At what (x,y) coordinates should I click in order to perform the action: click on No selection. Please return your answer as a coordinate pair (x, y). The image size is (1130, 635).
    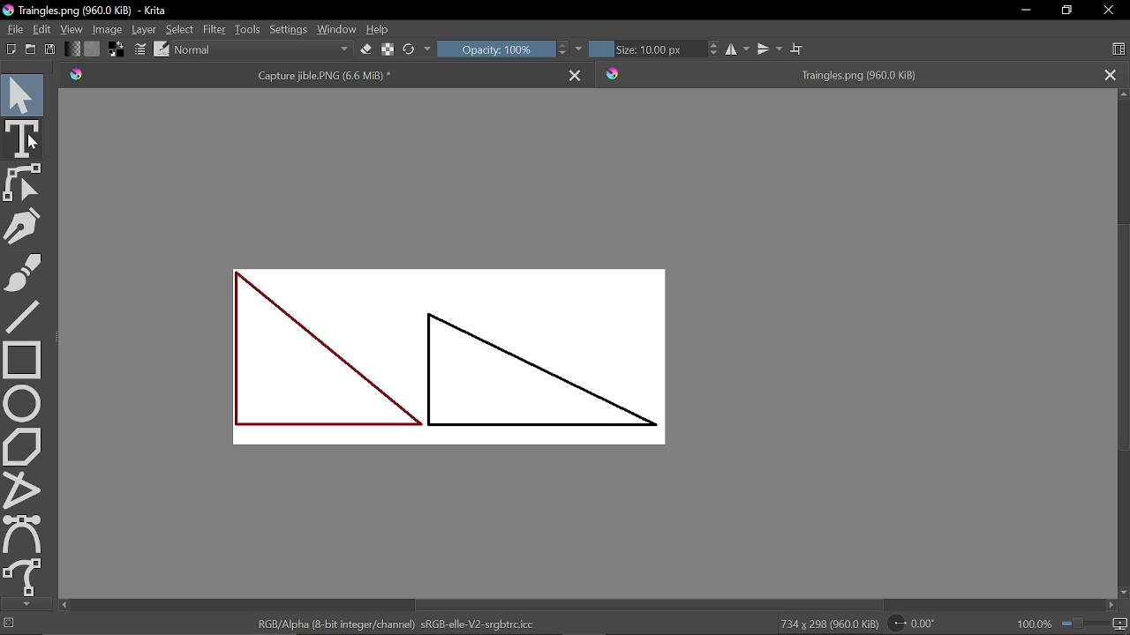
    Looking at the image, I should click on (7, 624).